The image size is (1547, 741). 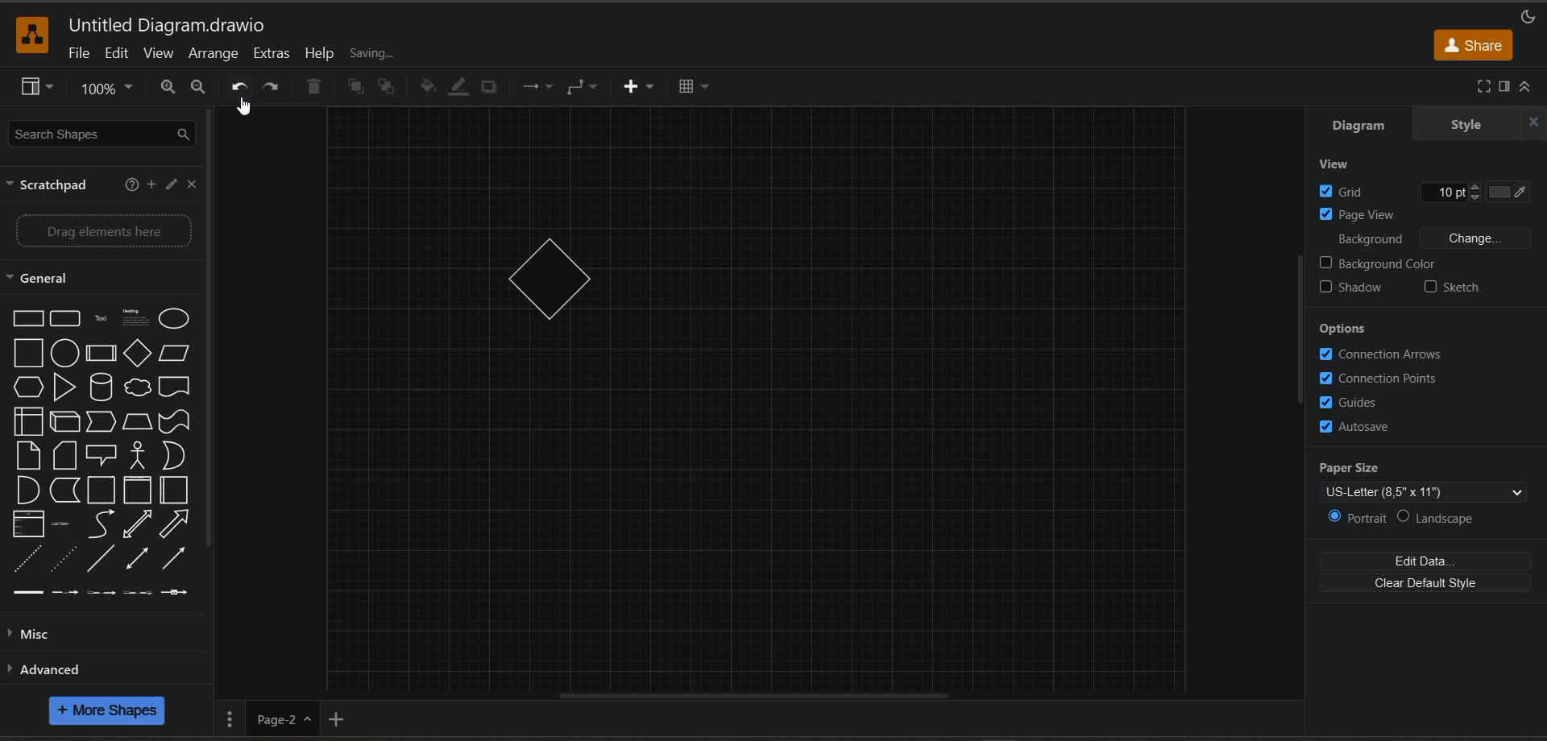 I want to click on fullscreen, so click(x=1482, y=85).